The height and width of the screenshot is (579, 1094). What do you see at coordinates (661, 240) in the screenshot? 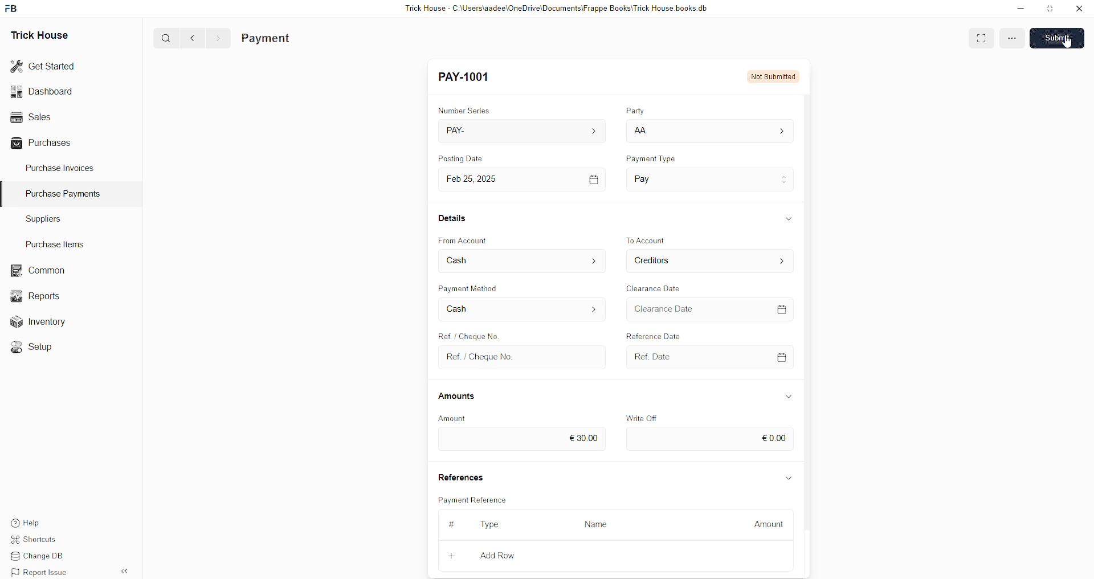
I see `to account` at bounding box center [661, 240].